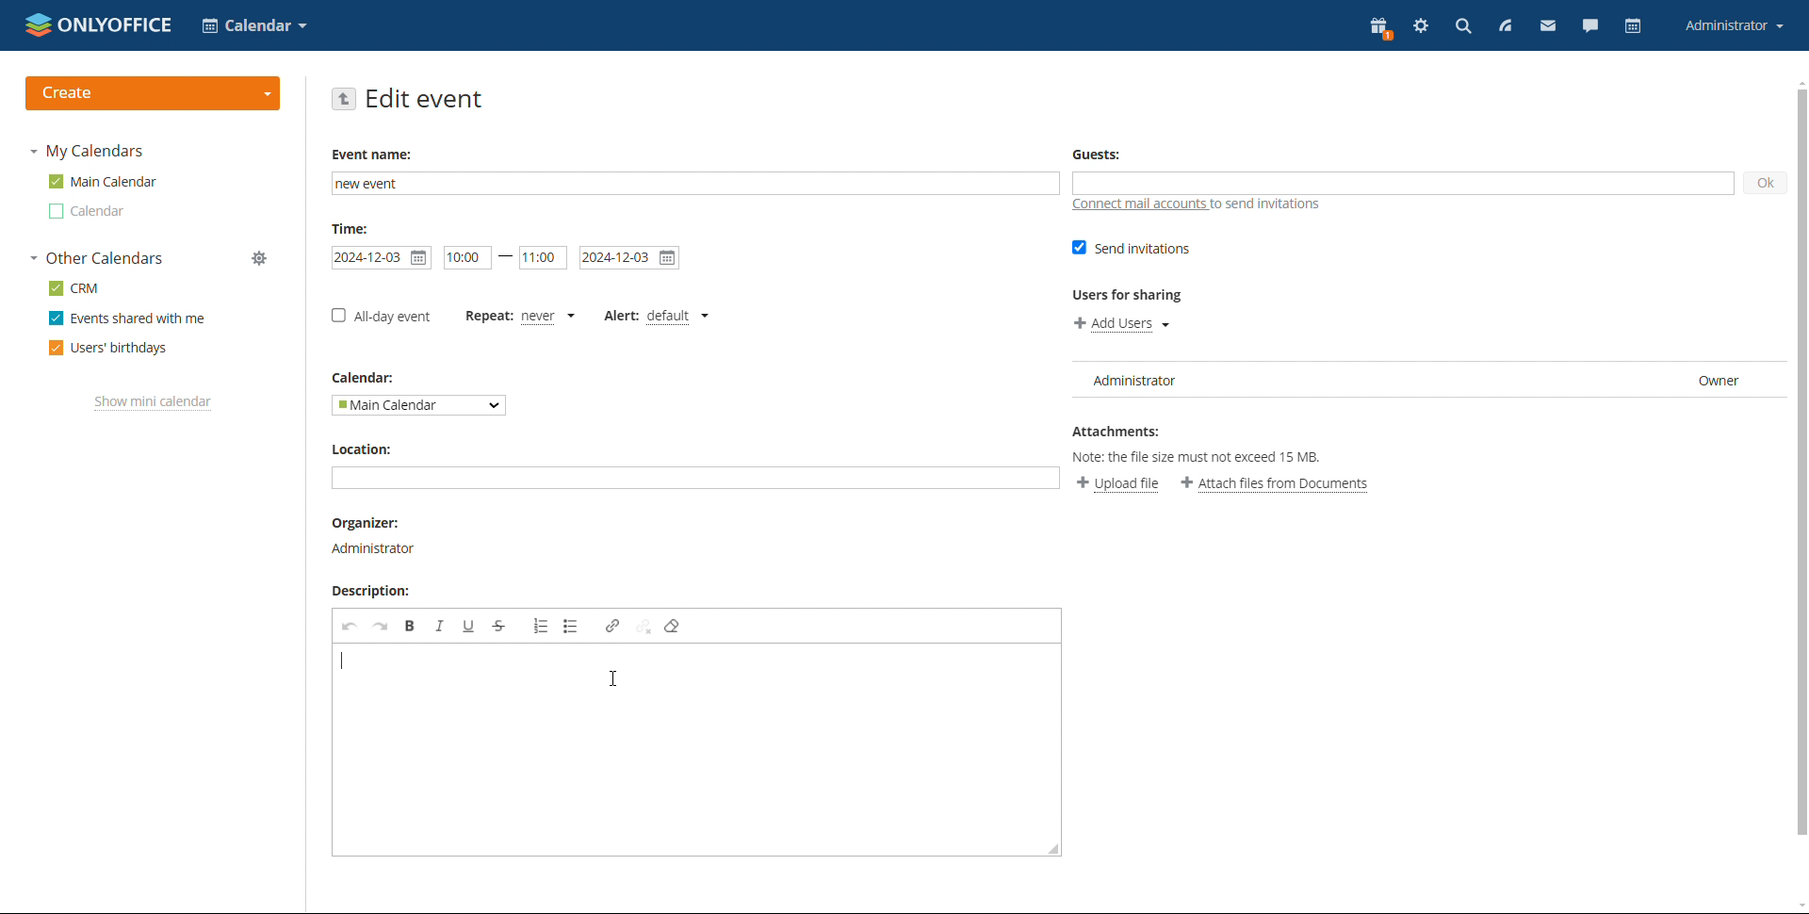  I want to click on upload file, so click(1117, 483).